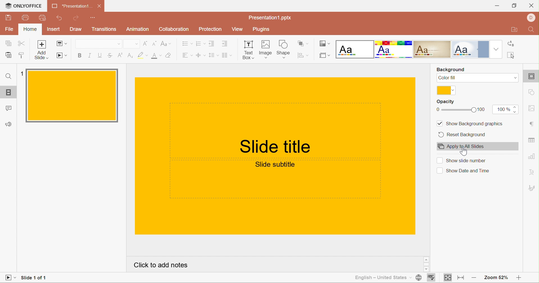 The height and width of the screenshot is (283, 539). Describe the element at coordinates (139, 30) in the screenshot. I see `Animation` at that location.